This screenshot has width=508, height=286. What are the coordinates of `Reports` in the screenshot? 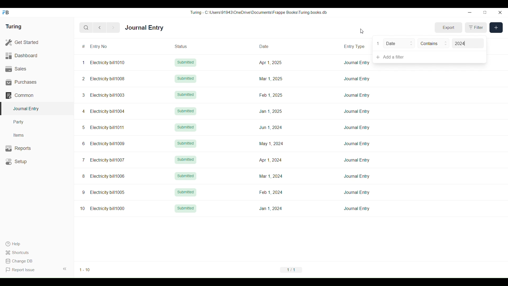 It's located at (37, 148).